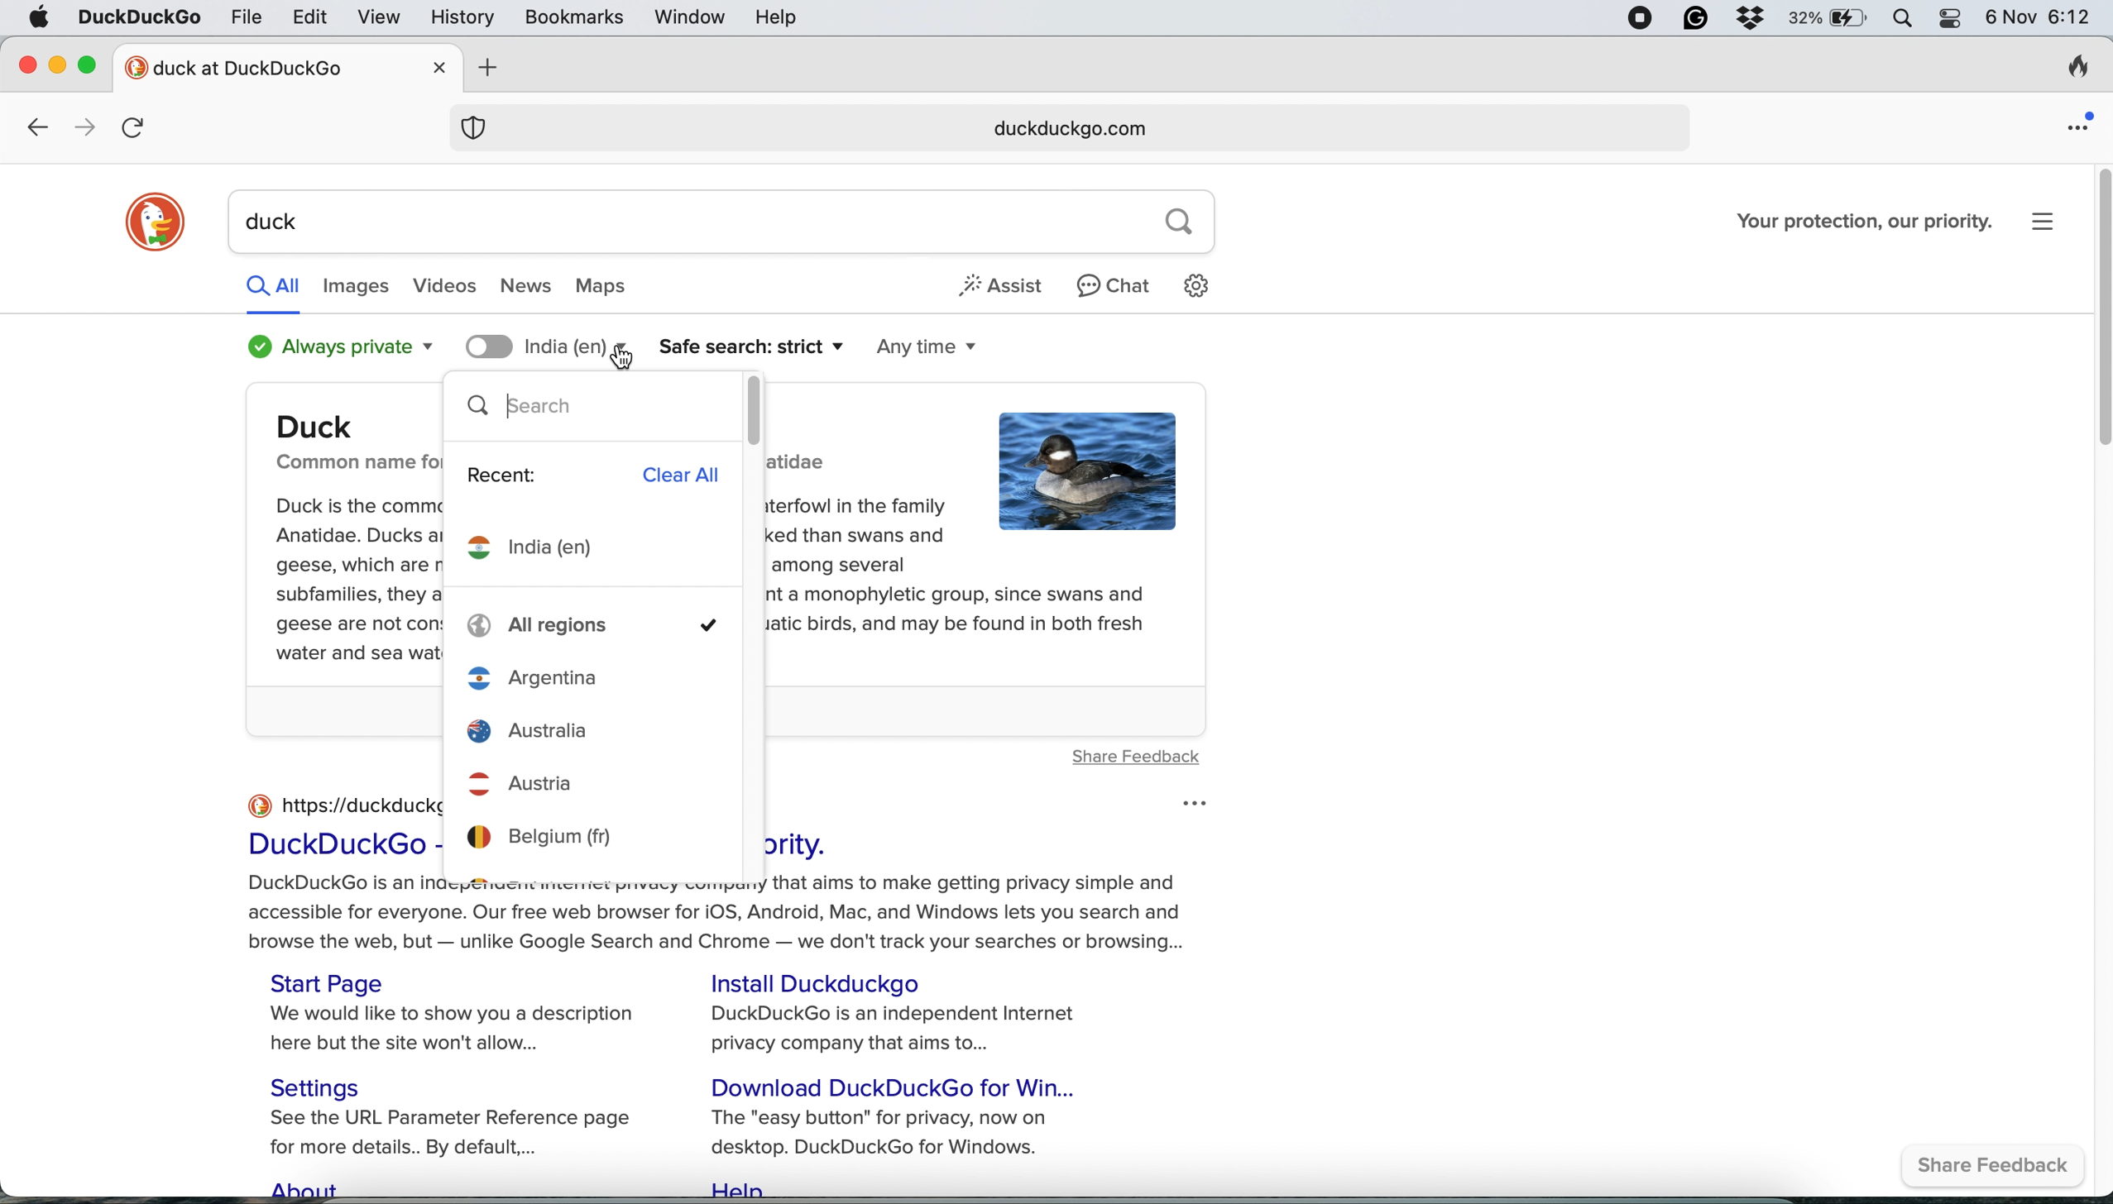 Image resolution: width=2113 pixels, height=1204 pixels. Describe the element at coordinates (2096, 310) in the screenshot. I see `vertical scroll bar` at that location.